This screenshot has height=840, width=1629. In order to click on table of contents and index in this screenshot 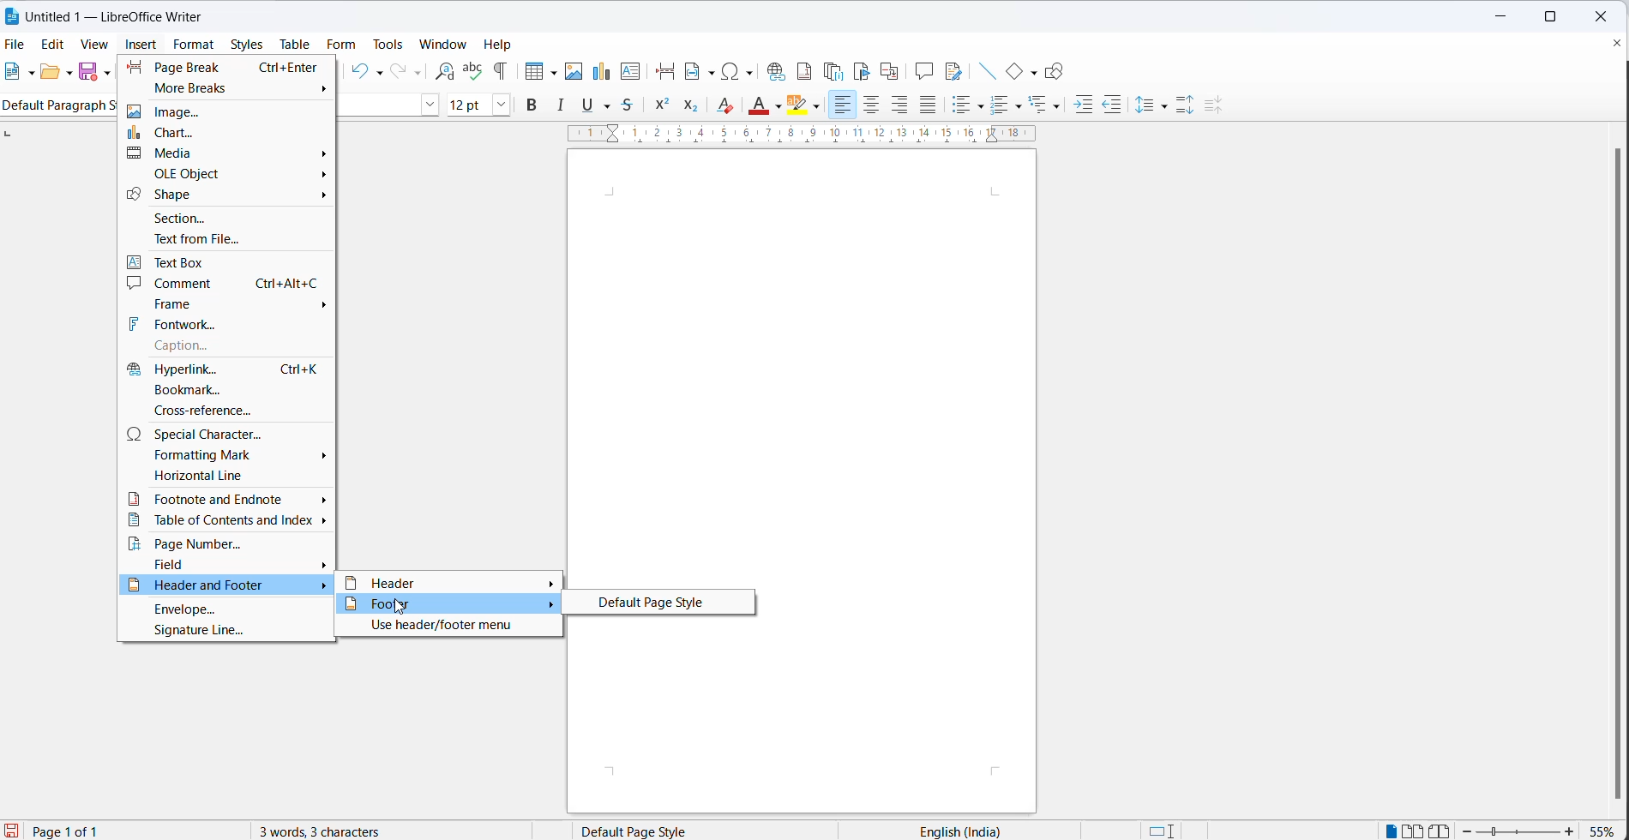, I will do `click(225, 521)`.